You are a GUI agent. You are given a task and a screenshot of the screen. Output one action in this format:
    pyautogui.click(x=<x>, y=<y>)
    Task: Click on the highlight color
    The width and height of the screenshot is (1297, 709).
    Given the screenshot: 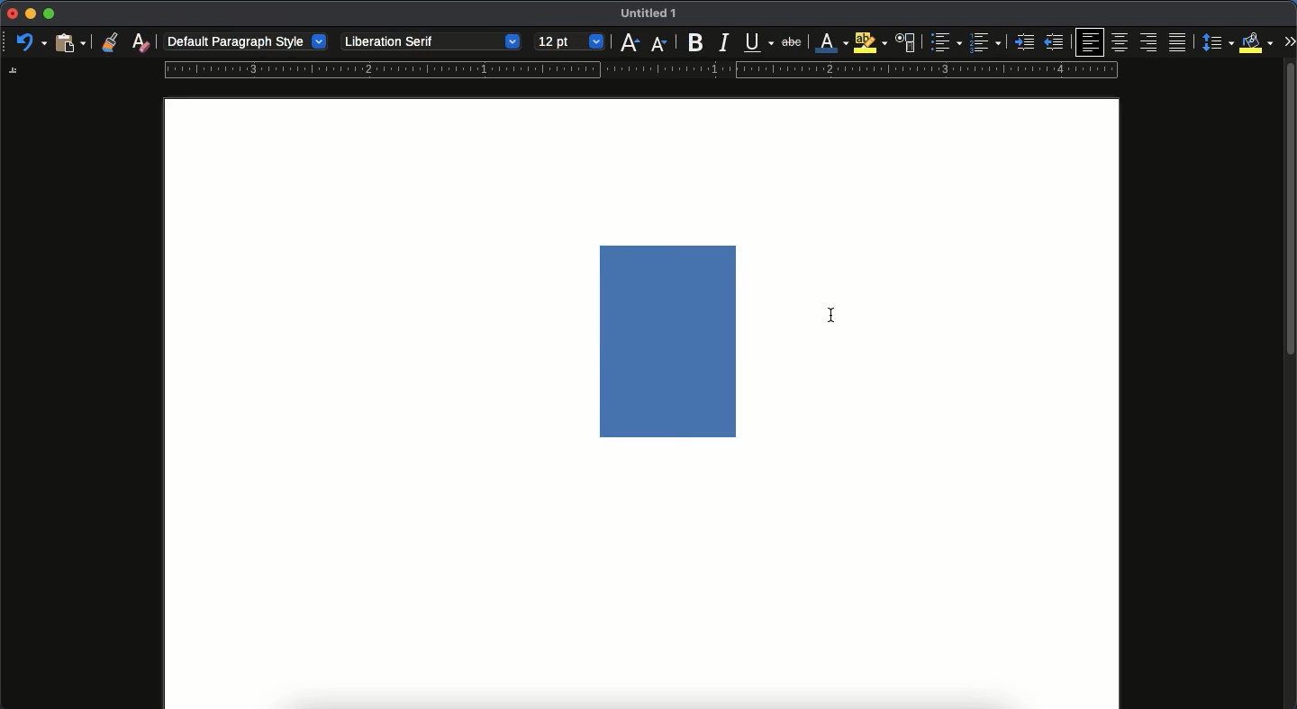 What is the action you would take?
    pyautogui.click(x=868, y=42)
    